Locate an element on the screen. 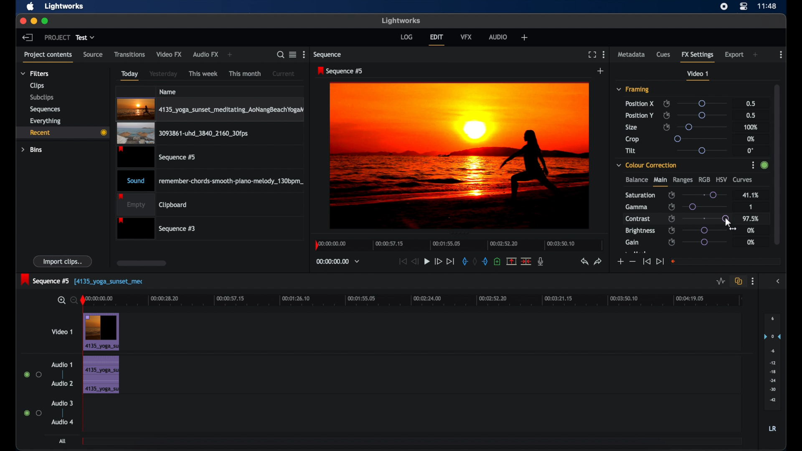 The width and height of the screenshot is (802, 451). audio clip is located at coordinates (211, 180).